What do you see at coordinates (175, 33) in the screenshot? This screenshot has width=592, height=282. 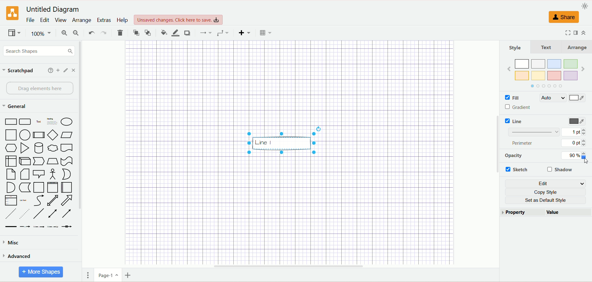 I see `line color` at bounding box center [175, 33].